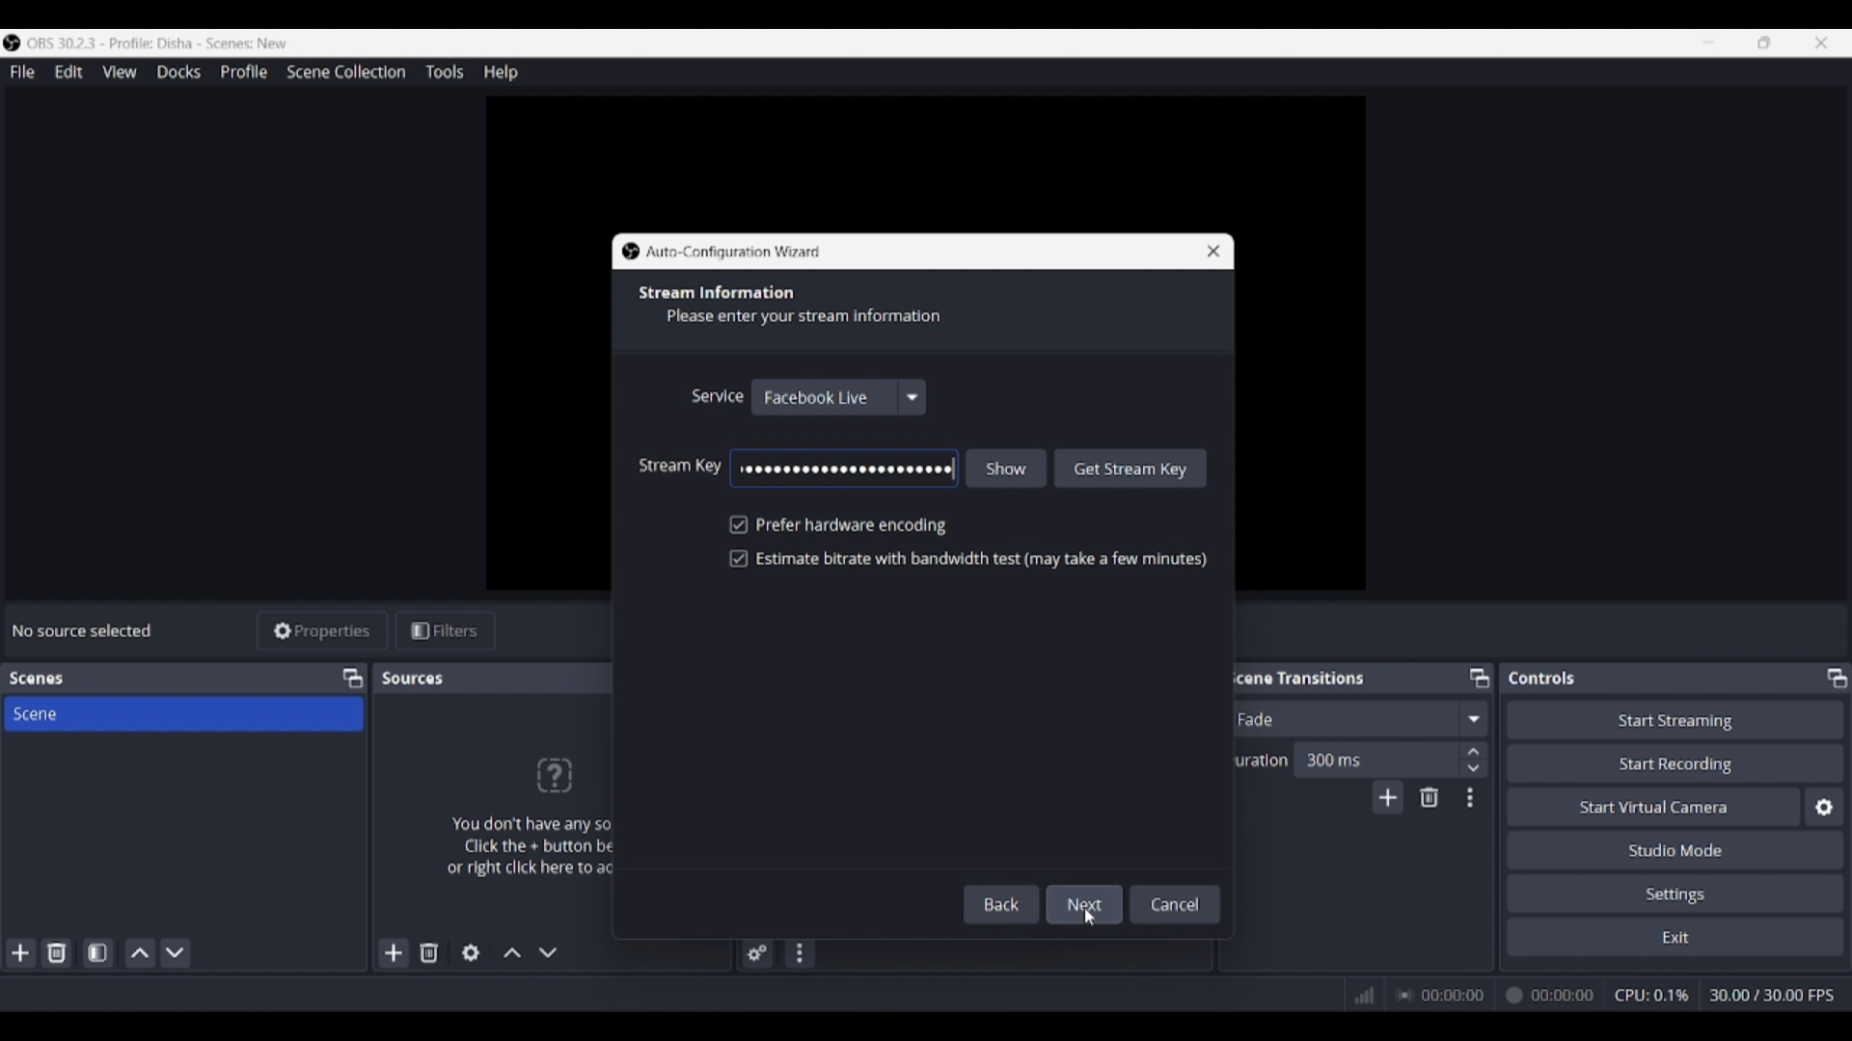 Image resolution: width=1852 pixels, height=1041 pixels. Describe the element at coordinates (548, 952) in the screenshot. I see `Move source down` at that location.